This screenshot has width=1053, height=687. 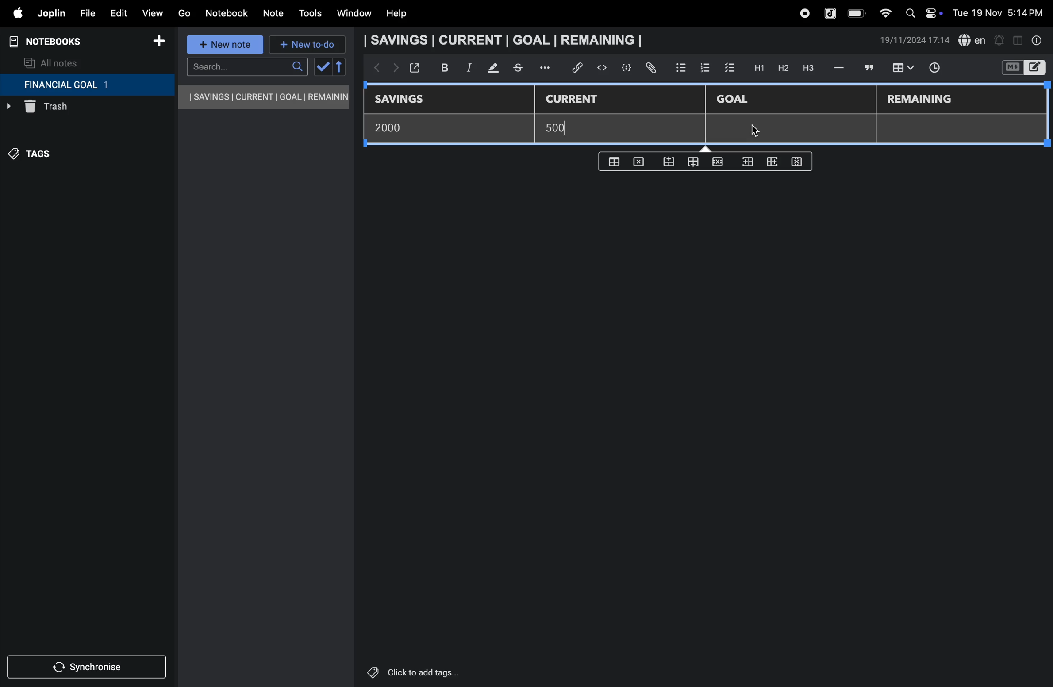 I want to click on apple menu, so click(x=13, y=13).